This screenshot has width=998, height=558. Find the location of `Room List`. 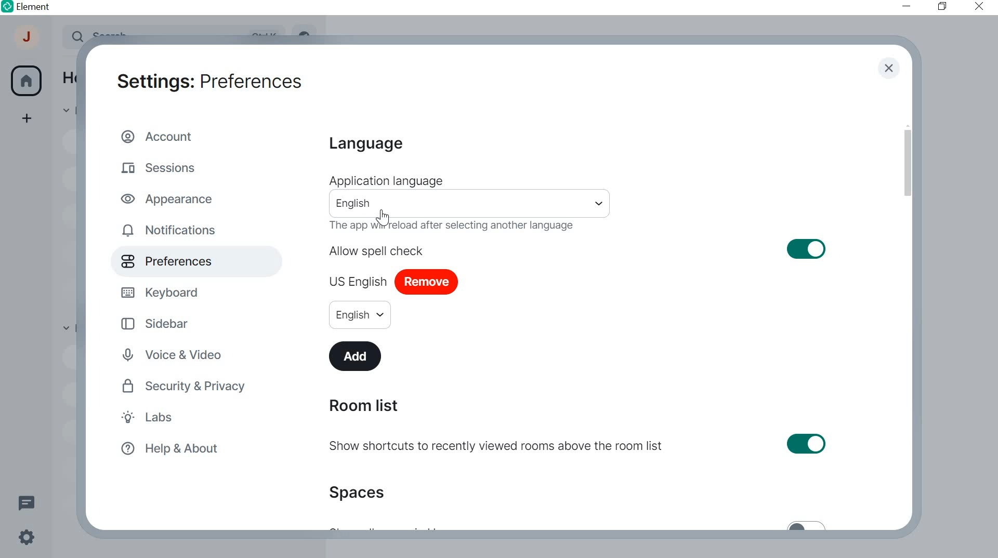

Room List is located at coordinates (363, 406).